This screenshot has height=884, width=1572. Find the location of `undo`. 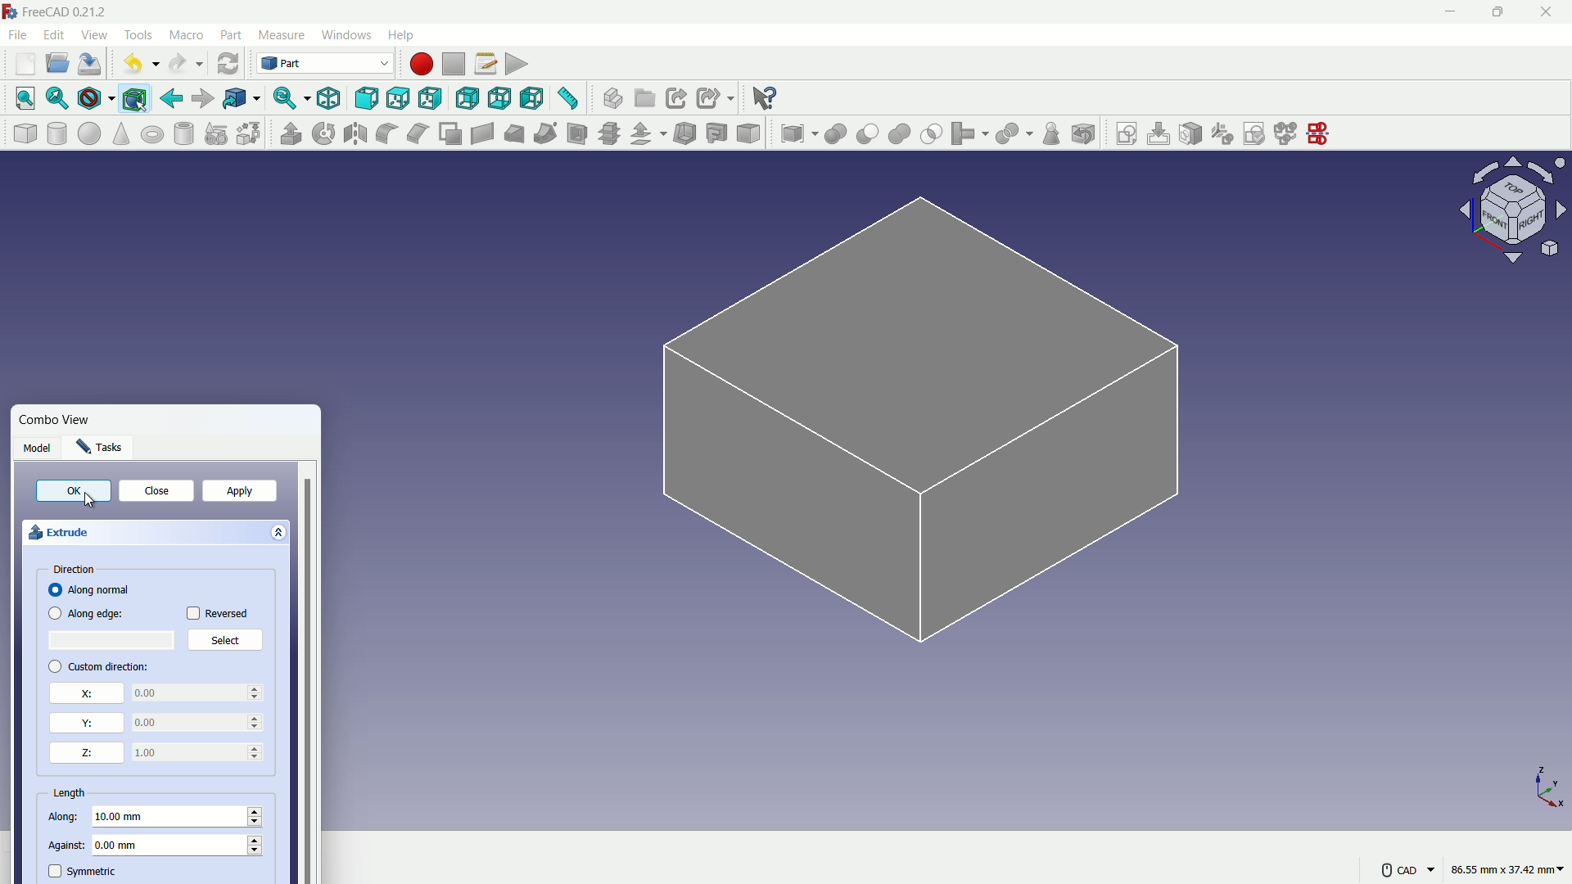

undo is located at coordinates (143, 64).